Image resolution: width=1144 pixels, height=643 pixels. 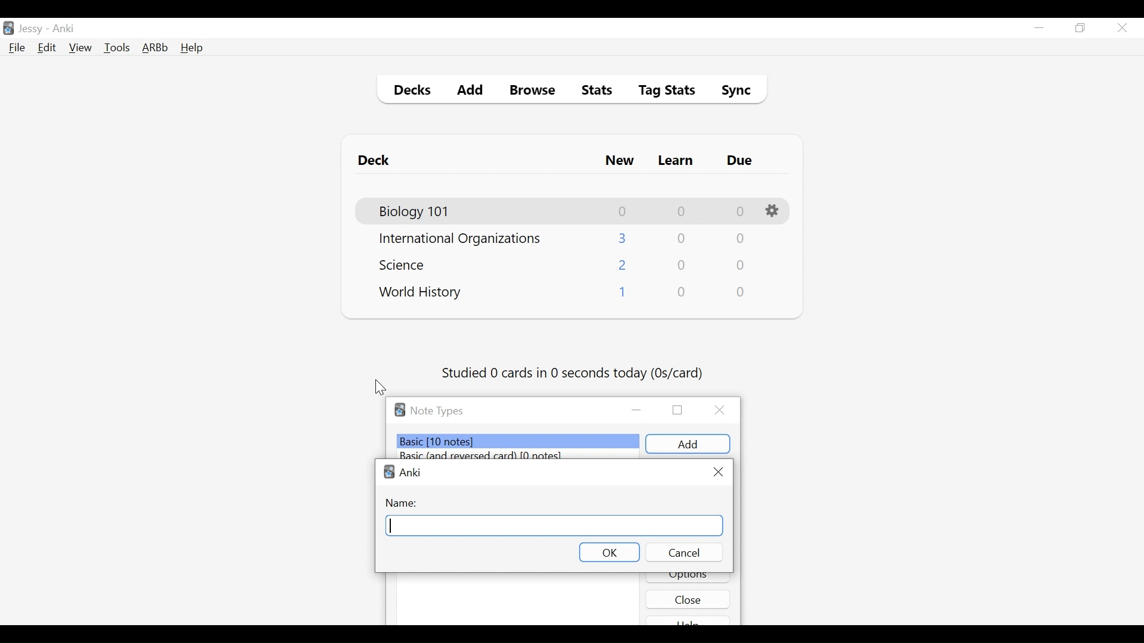 I want to click on Basic (and reversed card)  (number of notes), so click(x=487, y=455).